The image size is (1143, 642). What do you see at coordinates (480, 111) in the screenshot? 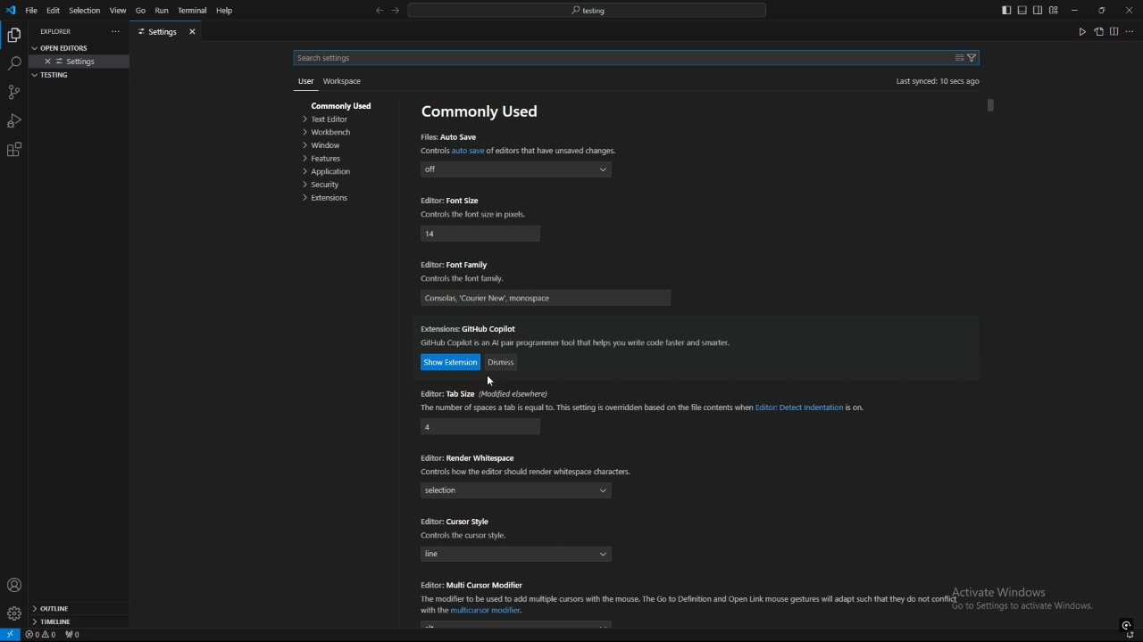
I see `commonly used` at bounding box center [480, 111].